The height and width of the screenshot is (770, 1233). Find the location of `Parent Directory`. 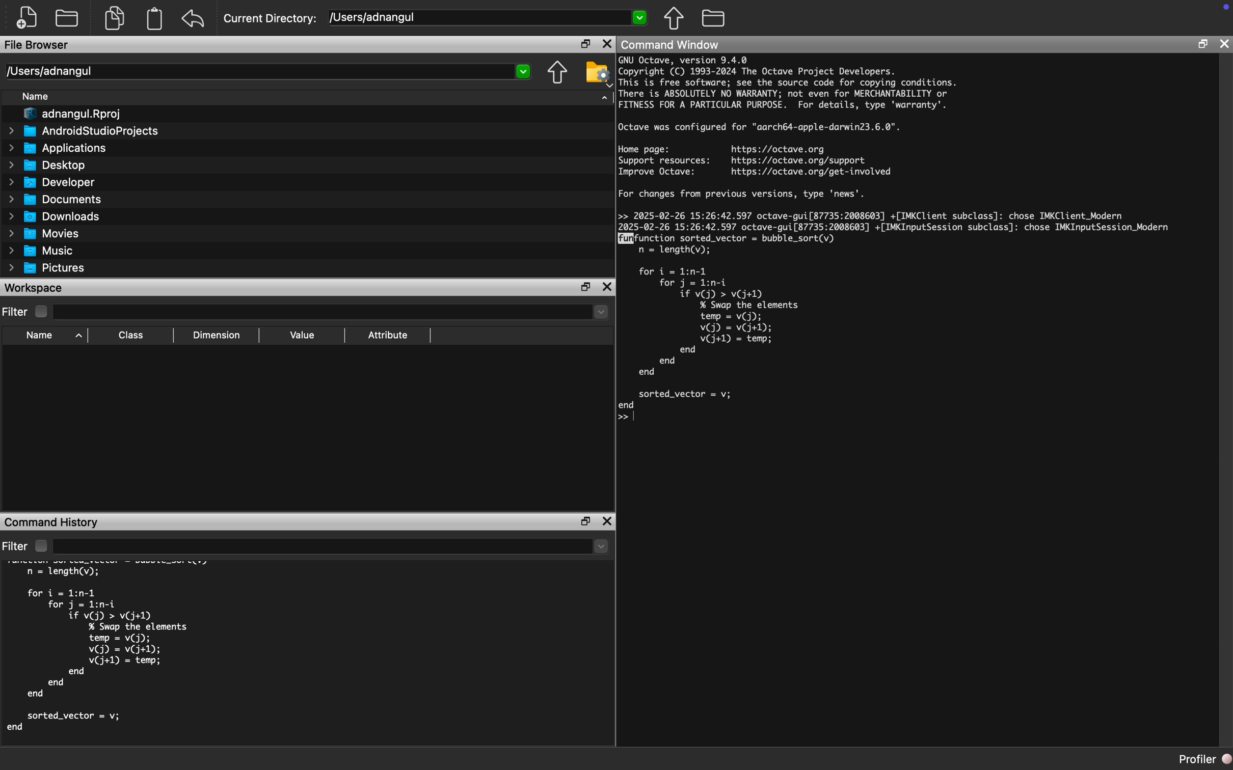

Parent Directory is located at coordinates (558, 73).